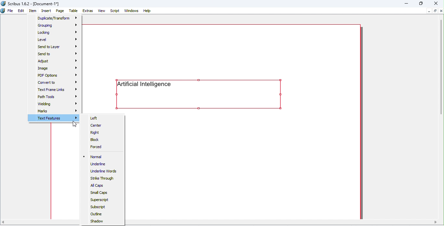  What do you see at coordinates (58, 46) in the screenshot?
I see `Send to layer` at bounding box center [58, 46].